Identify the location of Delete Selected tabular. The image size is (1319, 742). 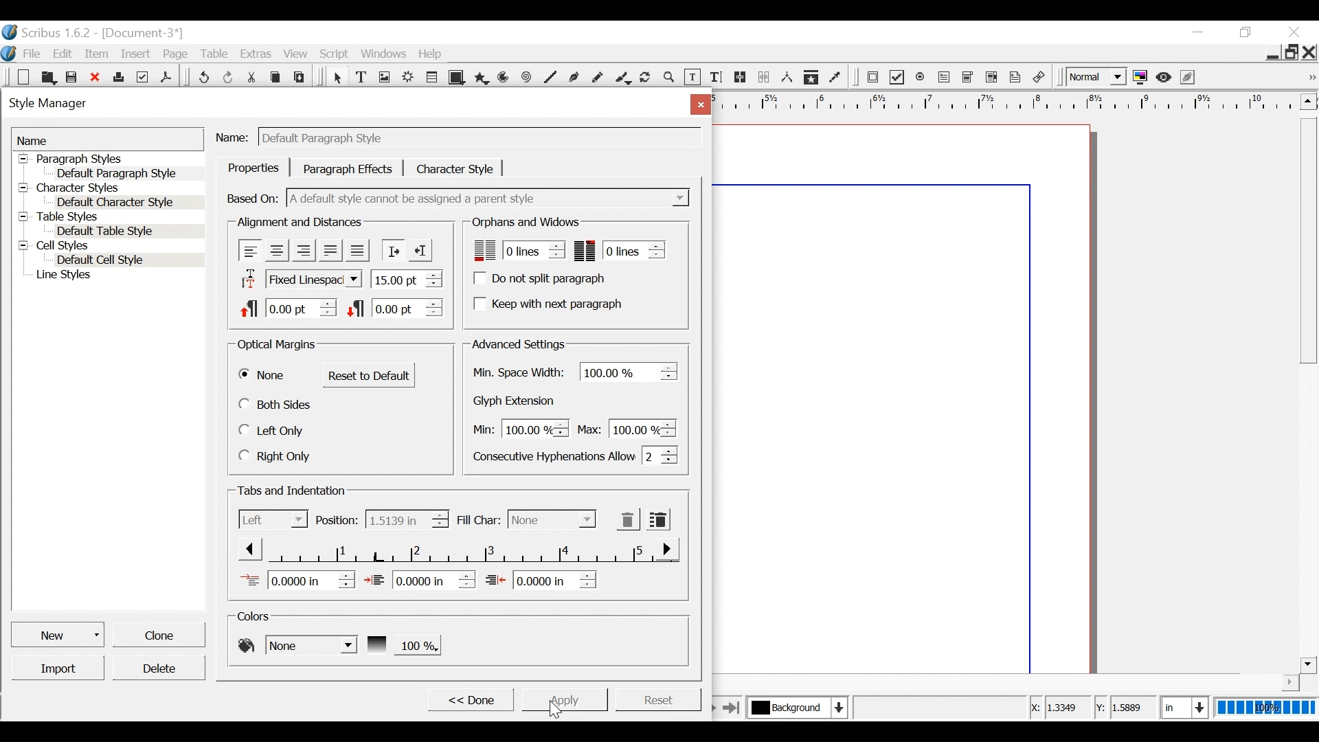
(628, 519).